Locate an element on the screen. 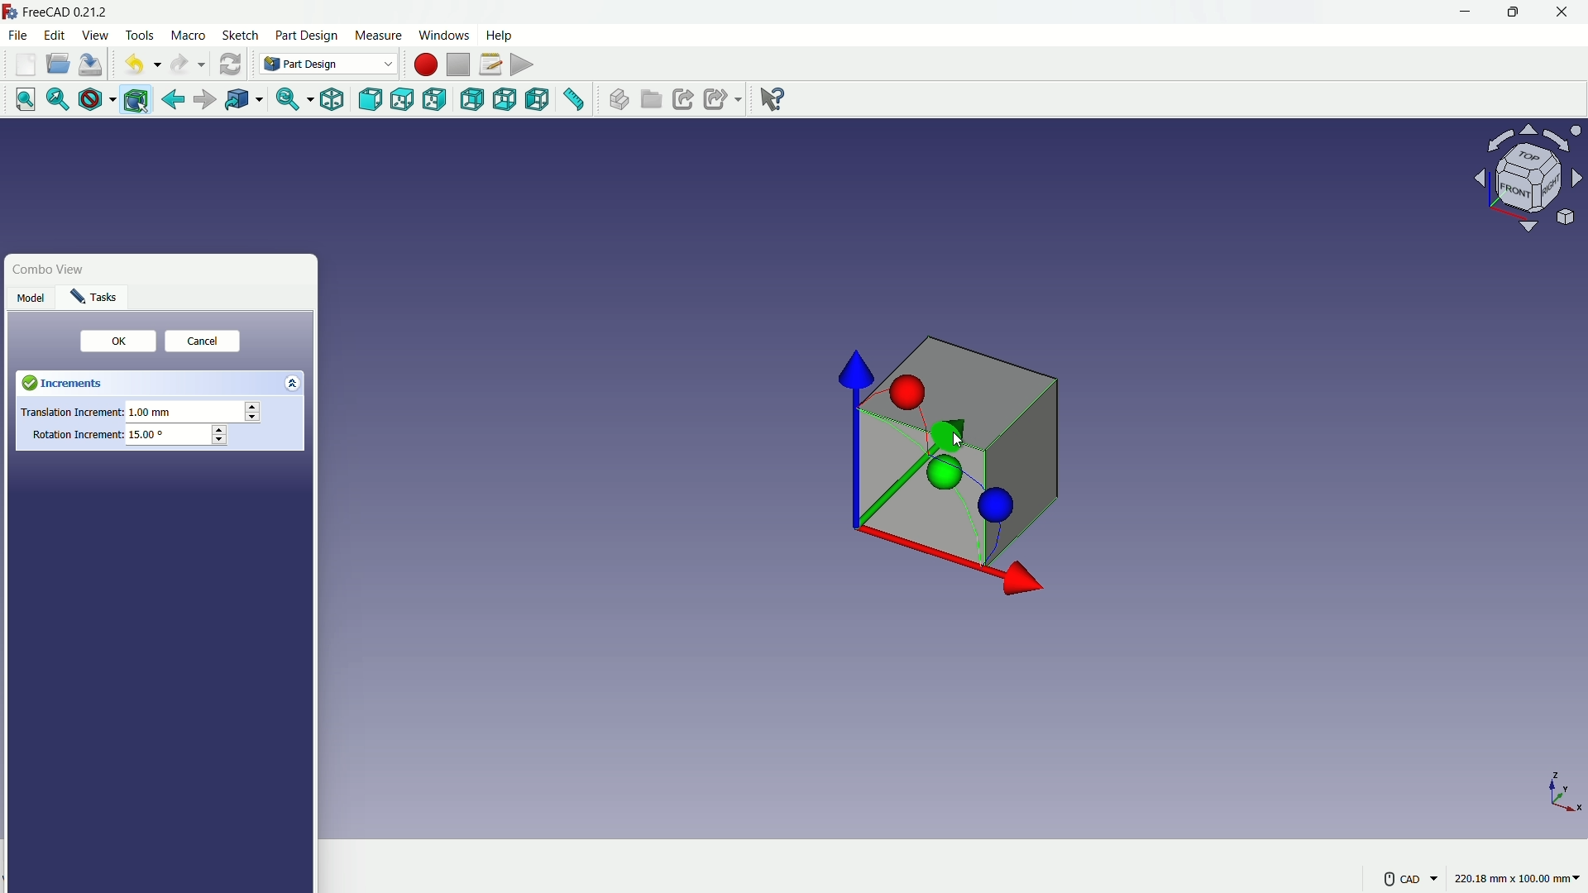 This screenshot has width=1588, height=893. right view is located at coordinates (437, 103).